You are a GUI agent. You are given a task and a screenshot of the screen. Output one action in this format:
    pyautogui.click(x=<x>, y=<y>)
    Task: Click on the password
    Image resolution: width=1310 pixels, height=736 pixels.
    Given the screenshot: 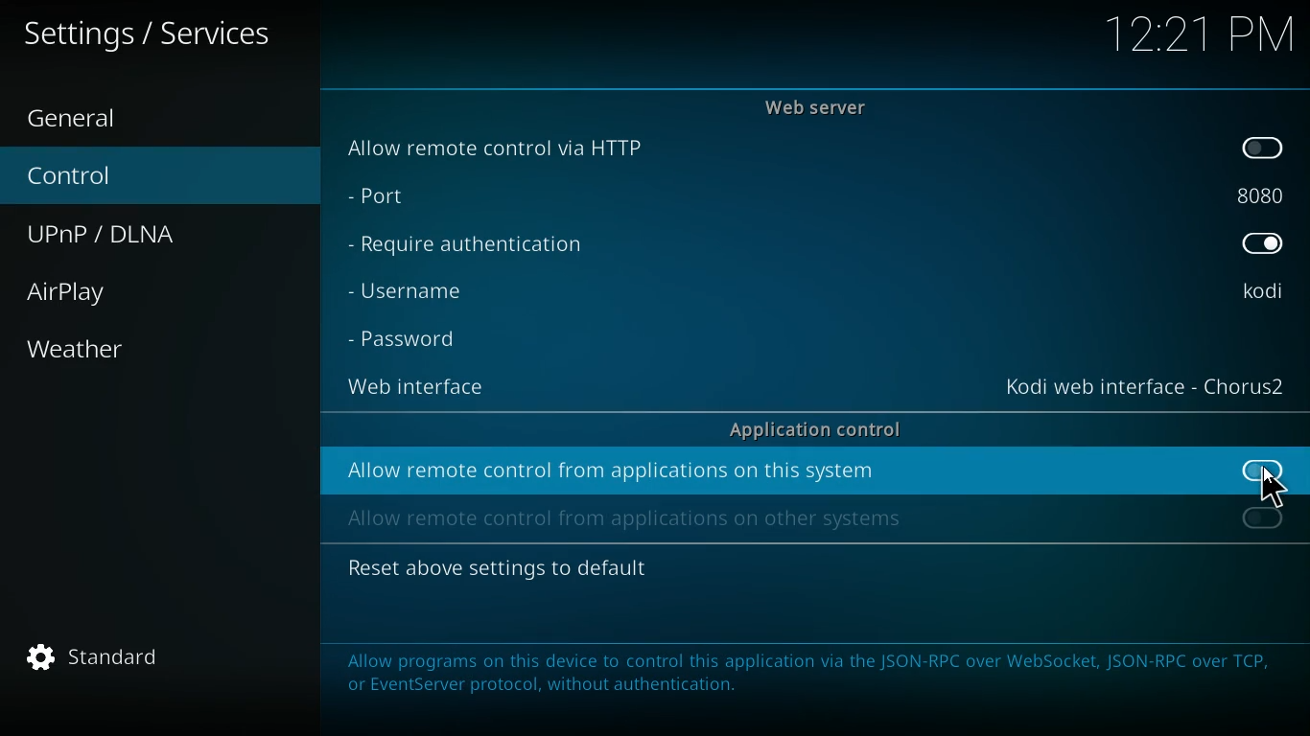 What is the action you would take?
    pyautogui.click(x=409, y=339)
    